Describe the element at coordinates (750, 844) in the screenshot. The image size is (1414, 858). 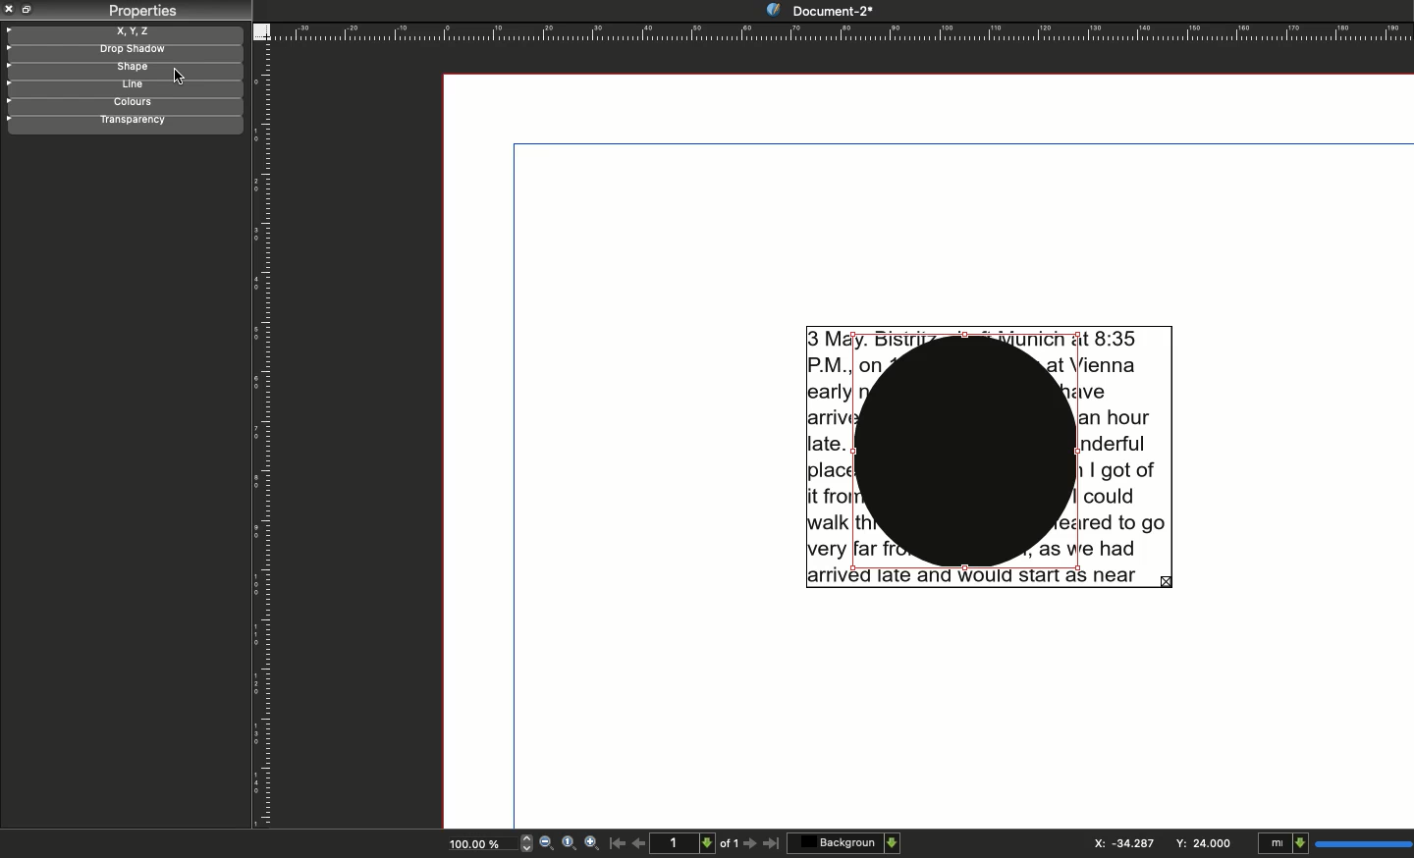
I see `Next page` at that location.